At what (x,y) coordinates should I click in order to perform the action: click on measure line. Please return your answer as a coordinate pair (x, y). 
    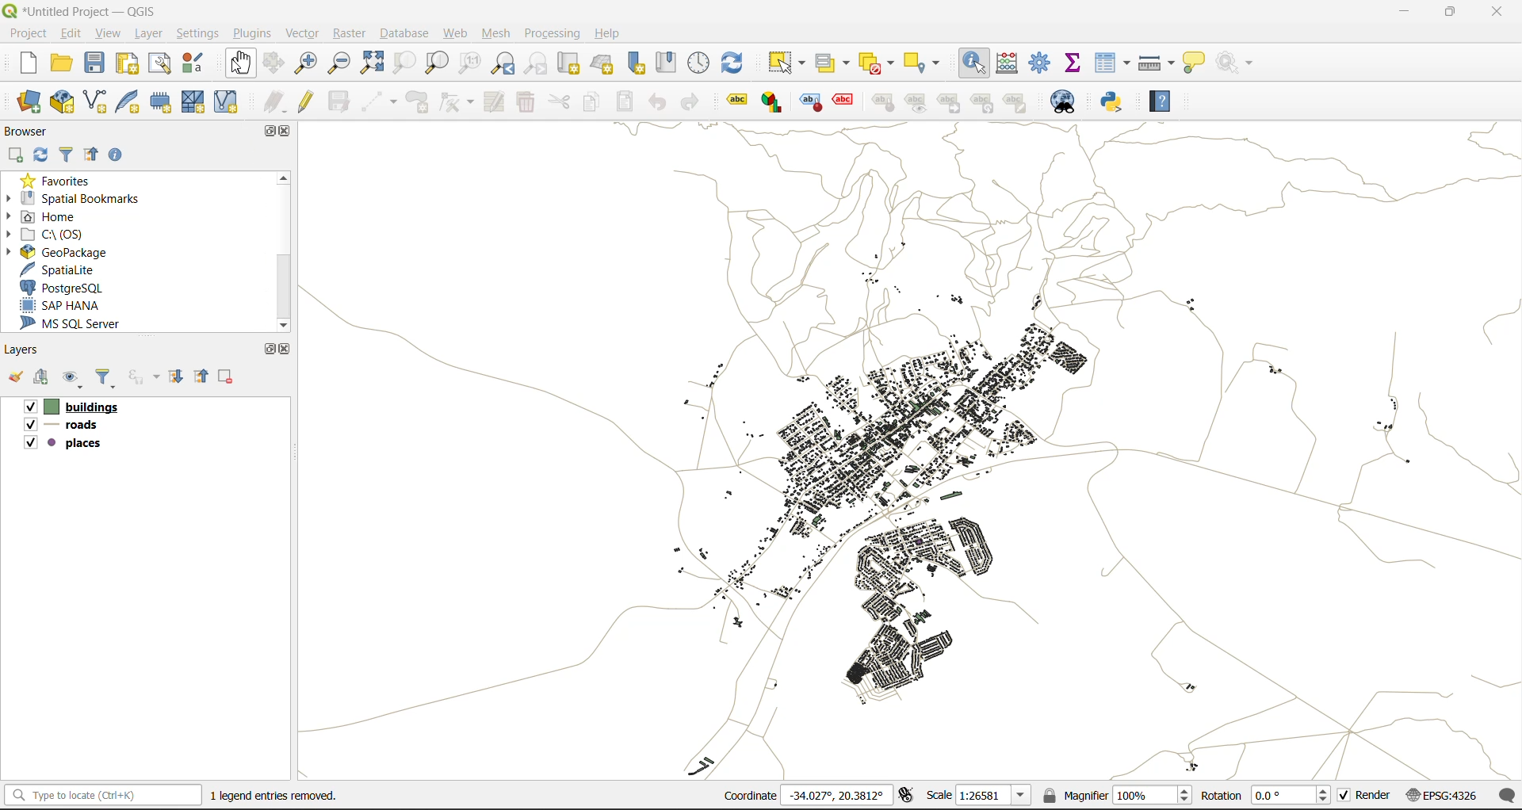
    Looking at the image, I should click on (1158, 63).